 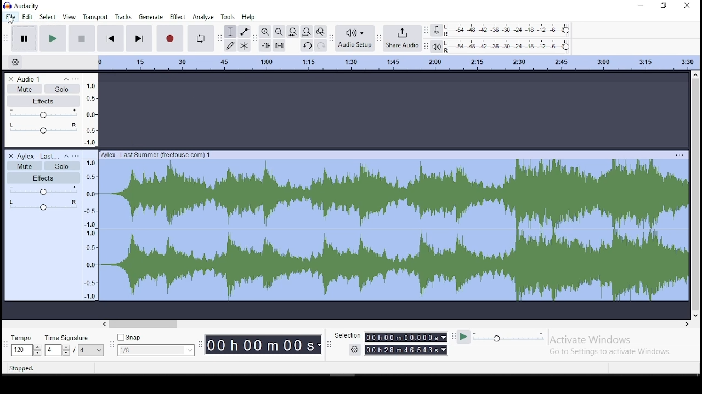 What do you see at coordinates (230, 45) in the screenshot?
I see `draw tool` at bounding box center [230, 45].